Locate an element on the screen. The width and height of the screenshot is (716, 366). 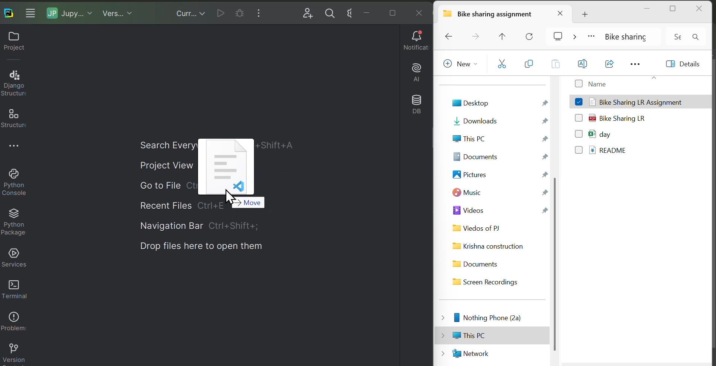
Virgin control is located at coordinates (117, 13).